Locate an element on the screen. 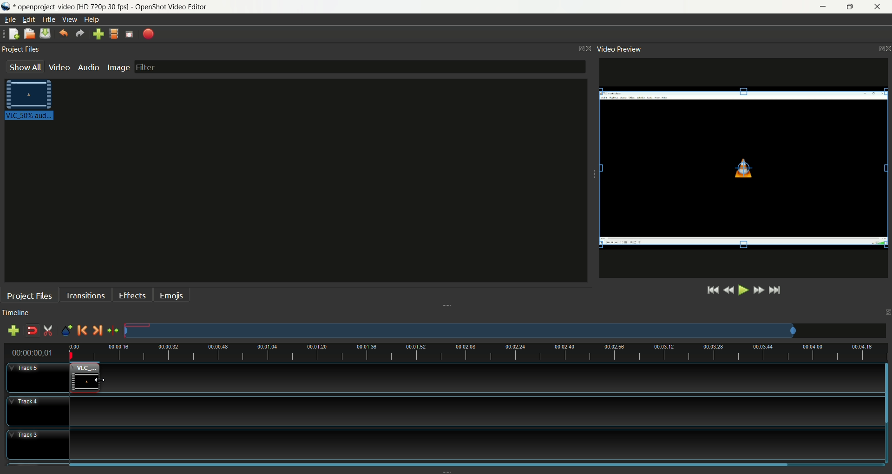  show all is located at coordinates (21, 67).